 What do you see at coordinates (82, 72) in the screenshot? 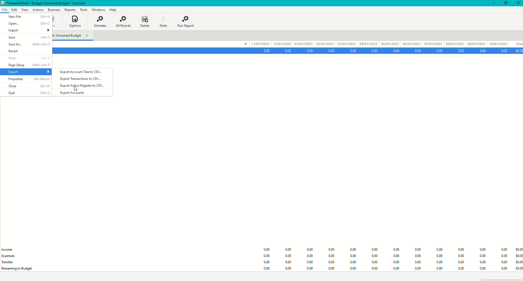
I see `Export Account Tree to CSV` at bounding box center [82, 72].